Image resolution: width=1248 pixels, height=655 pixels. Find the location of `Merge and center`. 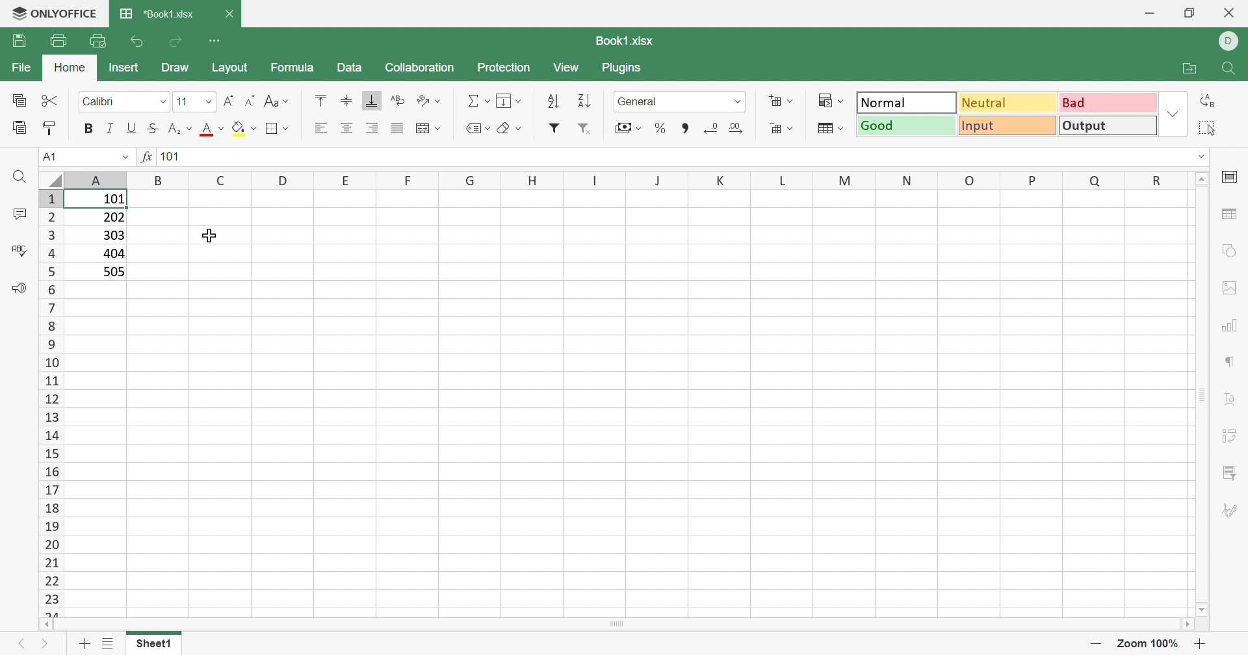

Merge and center is located at coordinates (430, 127).